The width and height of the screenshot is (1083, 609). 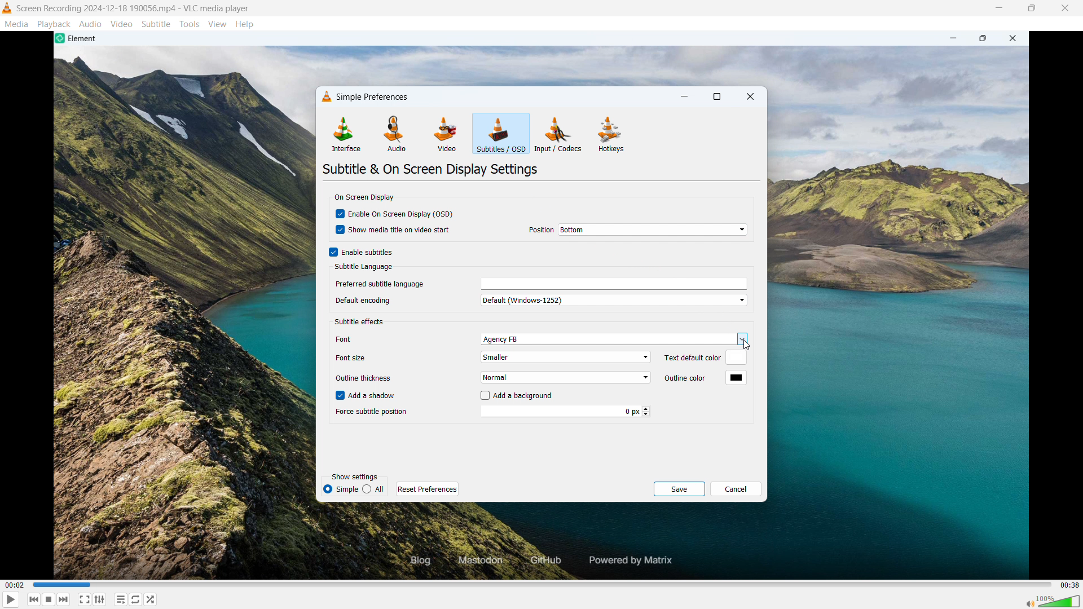 I want to click on add a shadow, so click(x=367, y=394).